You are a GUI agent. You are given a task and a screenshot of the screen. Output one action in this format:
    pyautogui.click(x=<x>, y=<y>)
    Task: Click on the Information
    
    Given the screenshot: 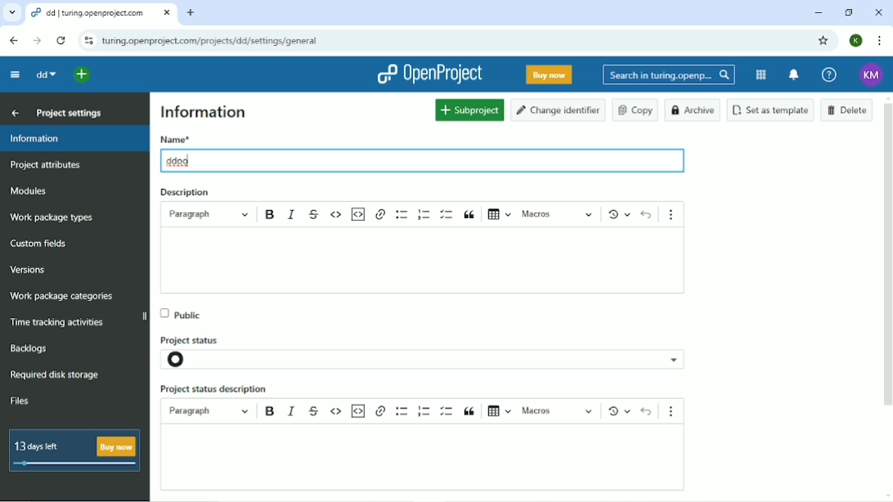 What is the action you would take?
    pyautogui.click(x=74, y=140)
    